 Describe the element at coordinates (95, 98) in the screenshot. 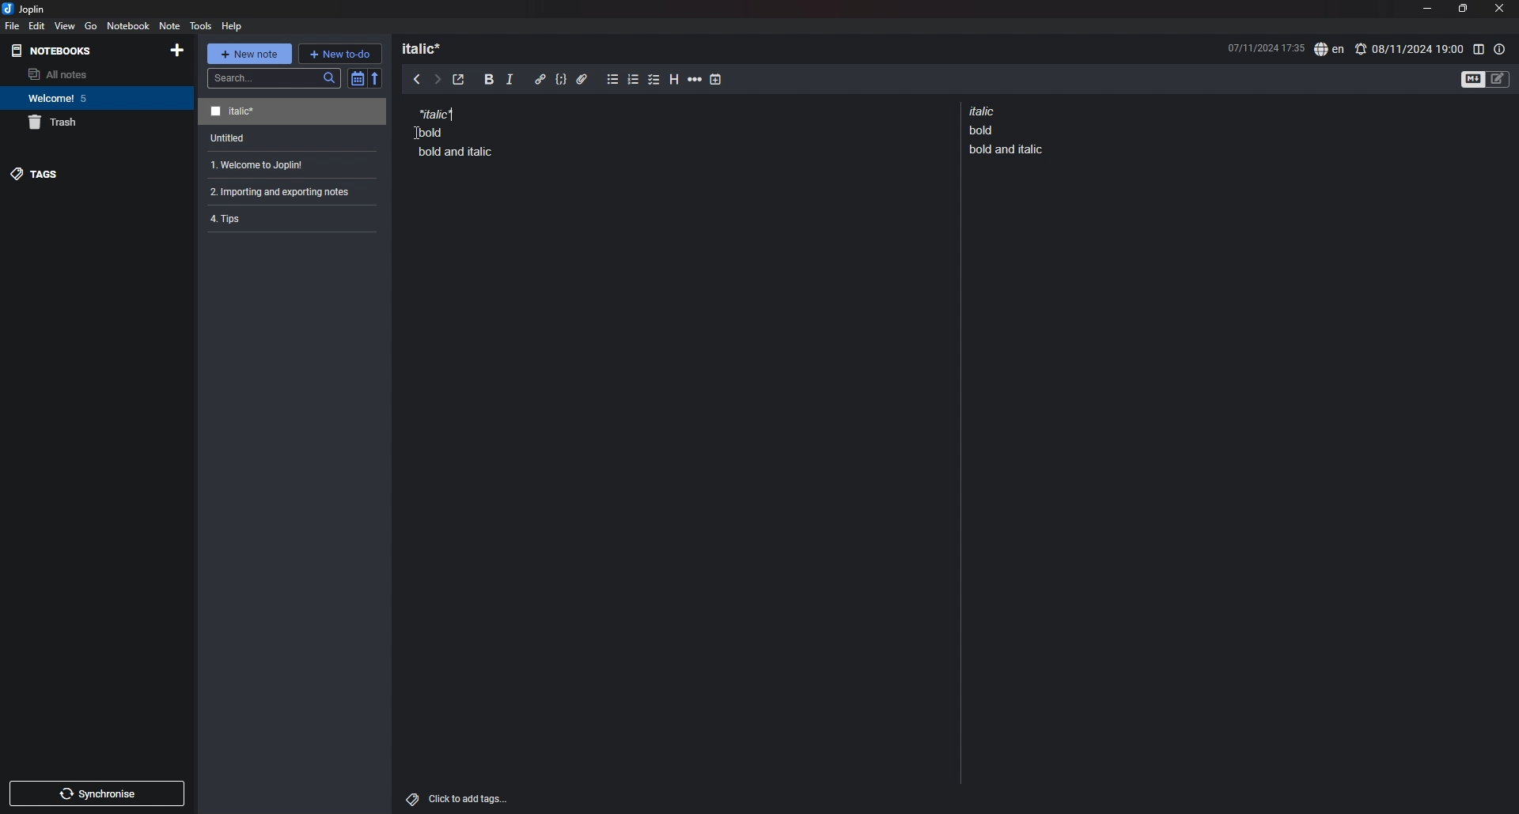

I see `notebook` at that location.